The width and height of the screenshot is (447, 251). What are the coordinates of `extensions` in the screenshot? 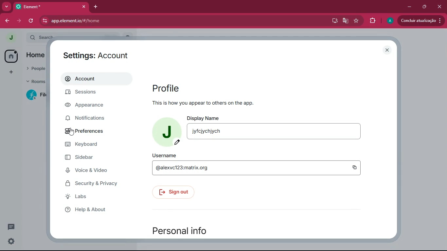 It's located at (372, 21).